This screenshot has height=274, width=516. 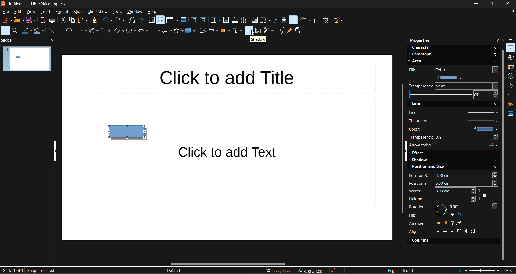 What do you see at coordinates (6, 12) in the screenshot?
I see `file` at bounding box center [6, 12].